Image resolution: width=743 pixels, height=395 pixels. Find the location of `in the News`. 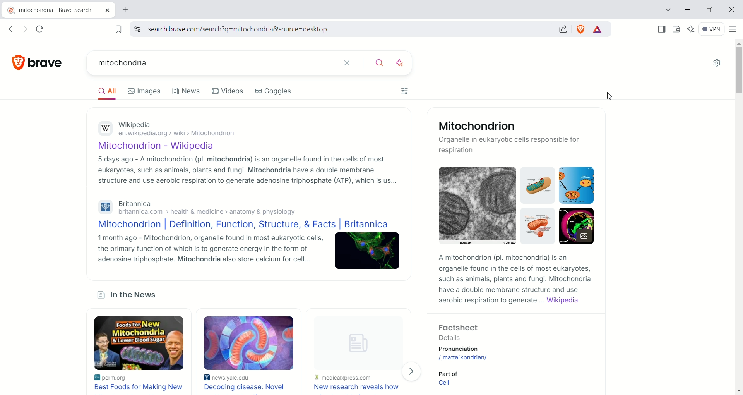

in the News is located at coordinates (130, 295).